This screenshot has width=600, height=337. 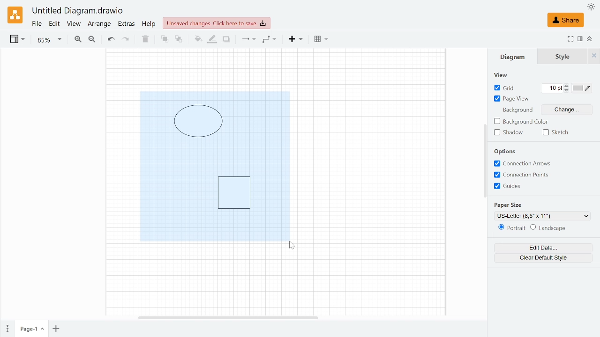 What do you see at coordinates (565, 20) in the screenshot?
I see `Share` at bounding box center [565, 20].